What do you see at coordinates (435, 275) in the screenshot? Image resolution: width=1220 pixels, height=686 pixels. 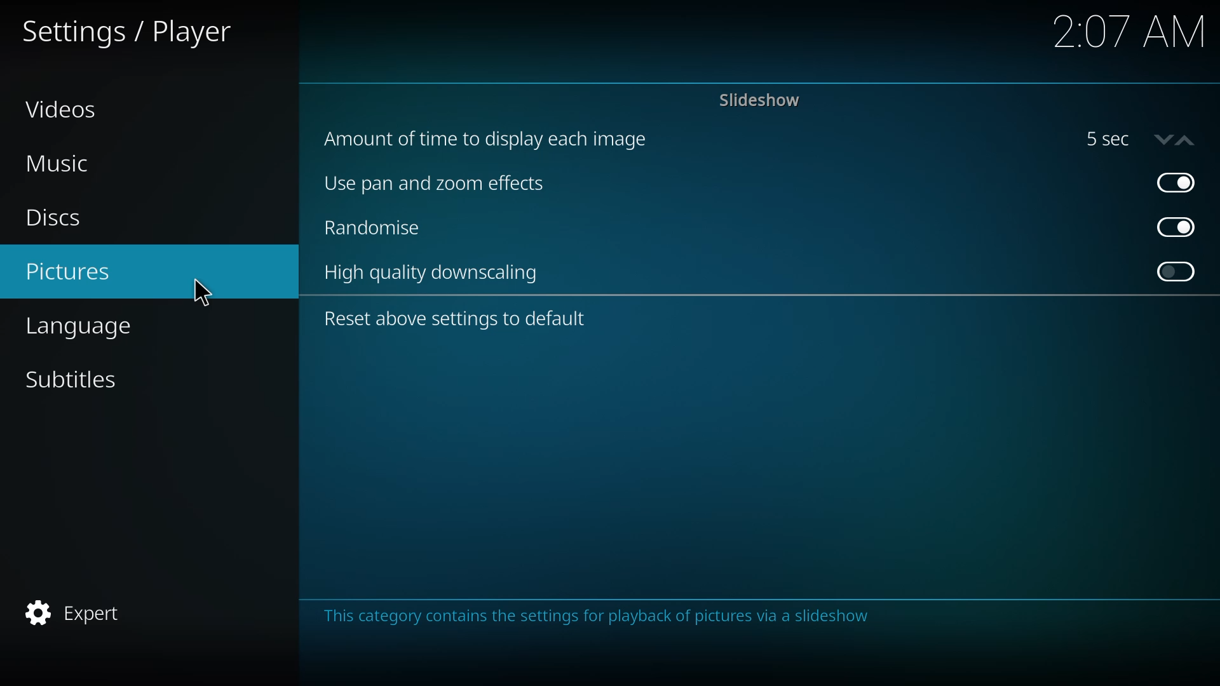 I see `high quality downscaling` at bounding box center [435, 275].